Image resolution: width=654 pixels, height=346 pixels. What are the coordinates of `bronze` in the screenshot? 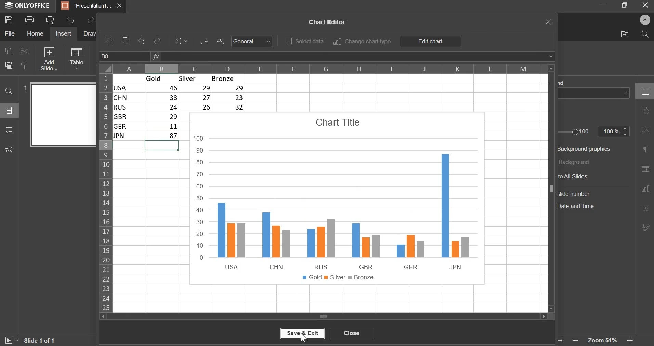 It's located at (226, 78).